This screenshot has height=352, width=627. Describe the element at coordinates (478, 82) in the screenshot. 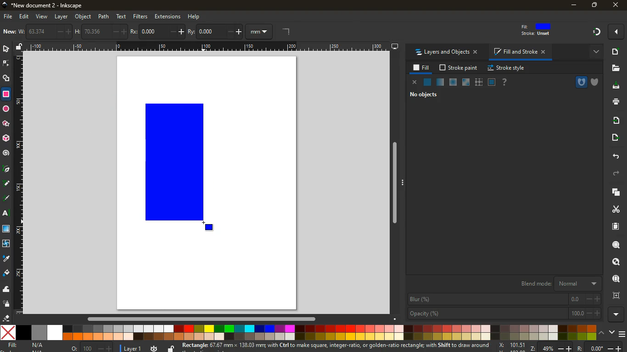

I see `texture` at that location.